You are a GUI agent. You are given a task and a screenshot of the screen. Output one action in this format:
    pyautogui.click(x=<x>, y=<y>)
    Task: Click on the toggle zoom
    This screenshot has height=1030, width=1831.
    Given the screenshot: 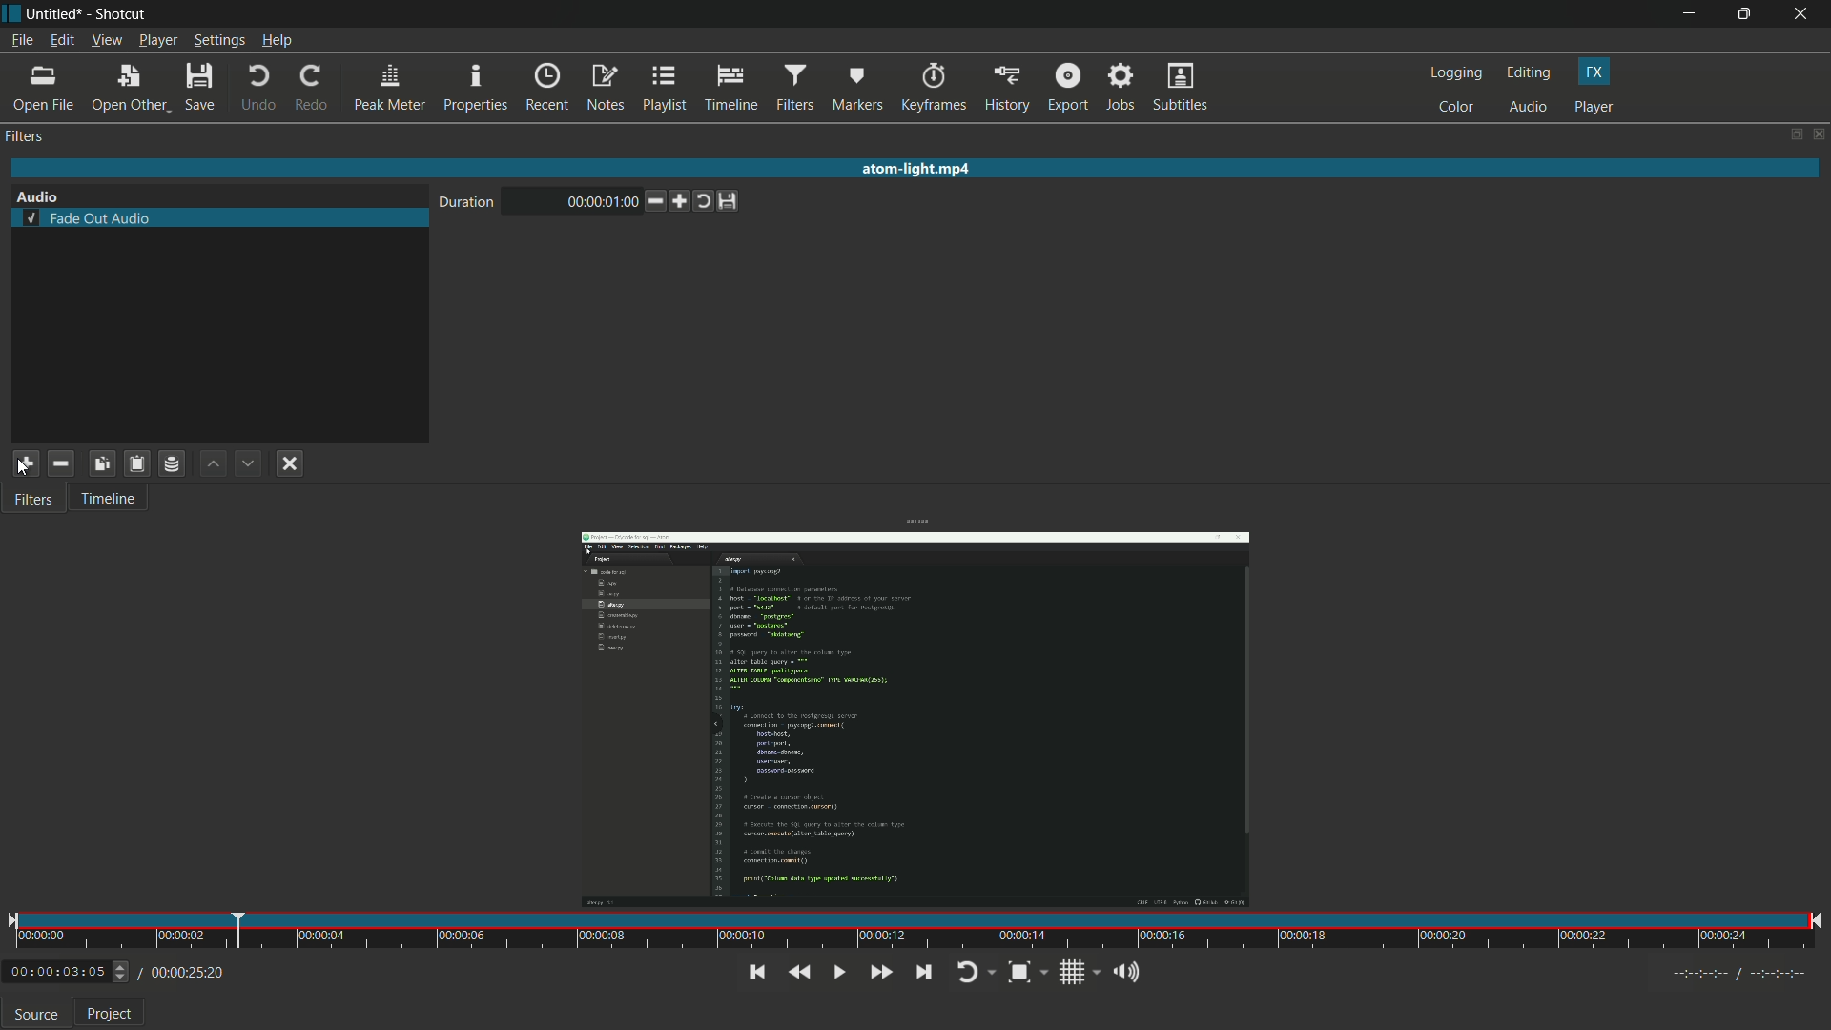 What is the action you would take?
    pyautogui.click(x=1018, y=972)
    